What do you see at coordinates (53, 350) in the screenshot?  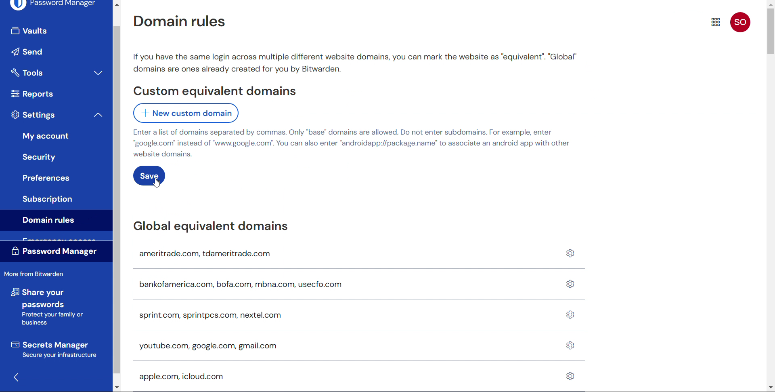 I see `Secrets manager Secure your infrastructure` at bounding box center [53, 350].